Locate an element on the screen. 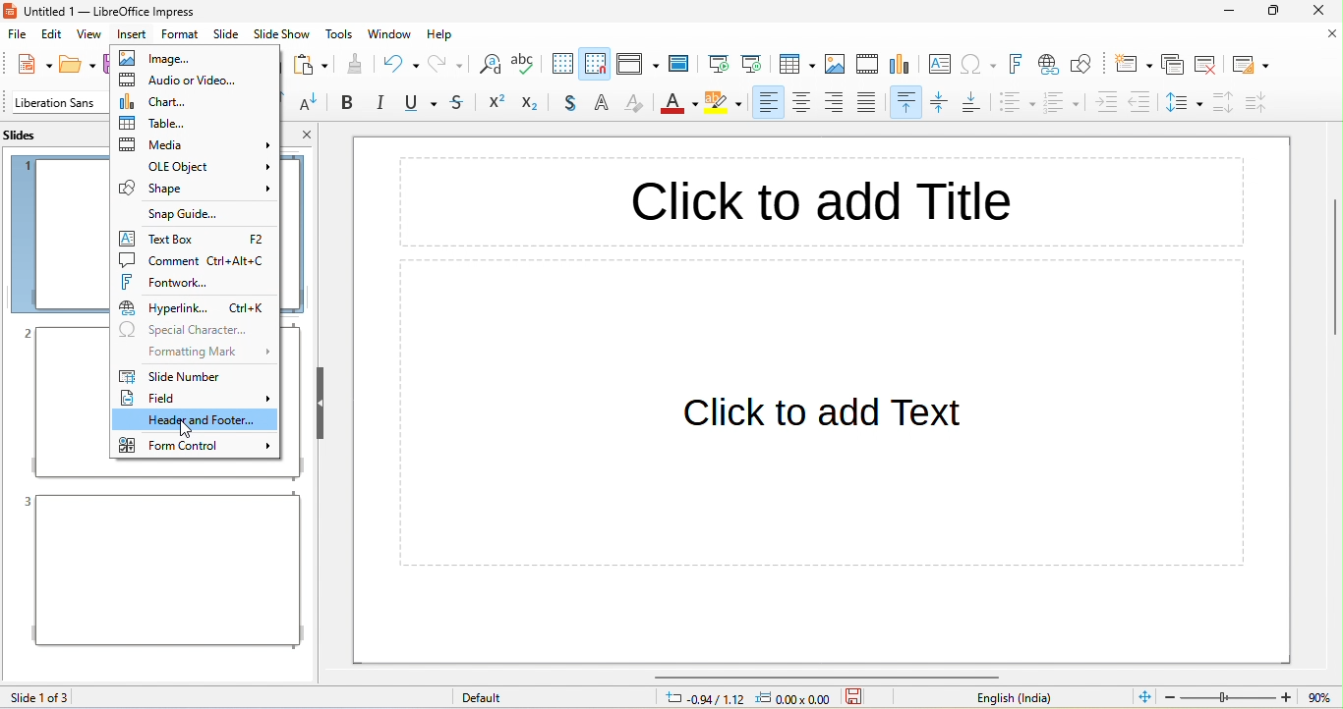 The image size is (1343, 709). Shortcut key is located at coordinates (246, 308).